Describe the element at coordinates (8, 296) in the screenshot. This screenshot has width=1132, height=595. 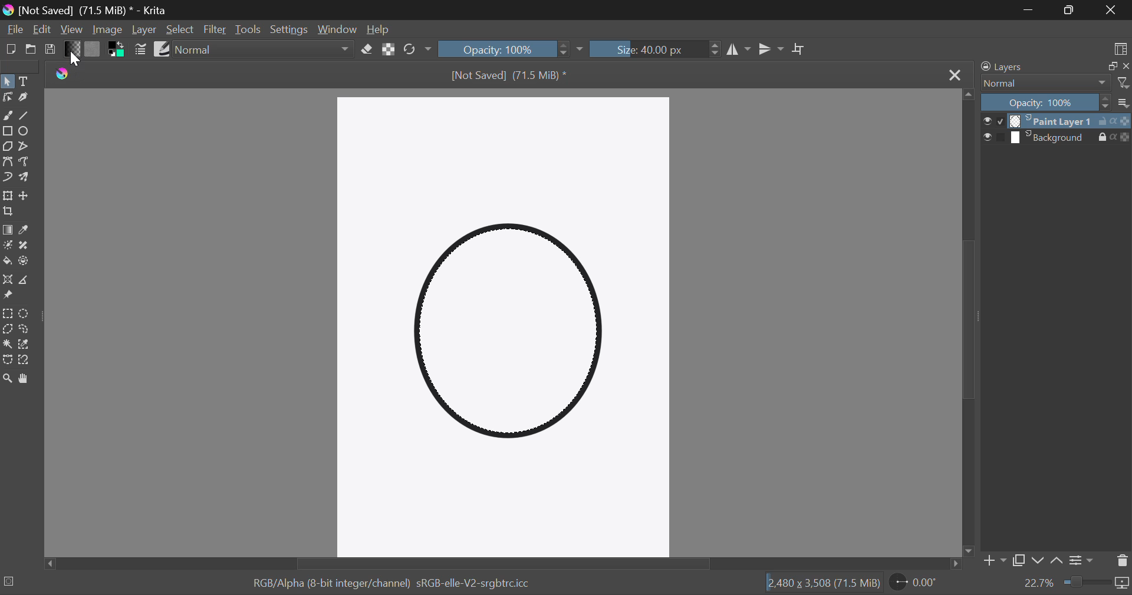
I see `Reference Images` at that location.